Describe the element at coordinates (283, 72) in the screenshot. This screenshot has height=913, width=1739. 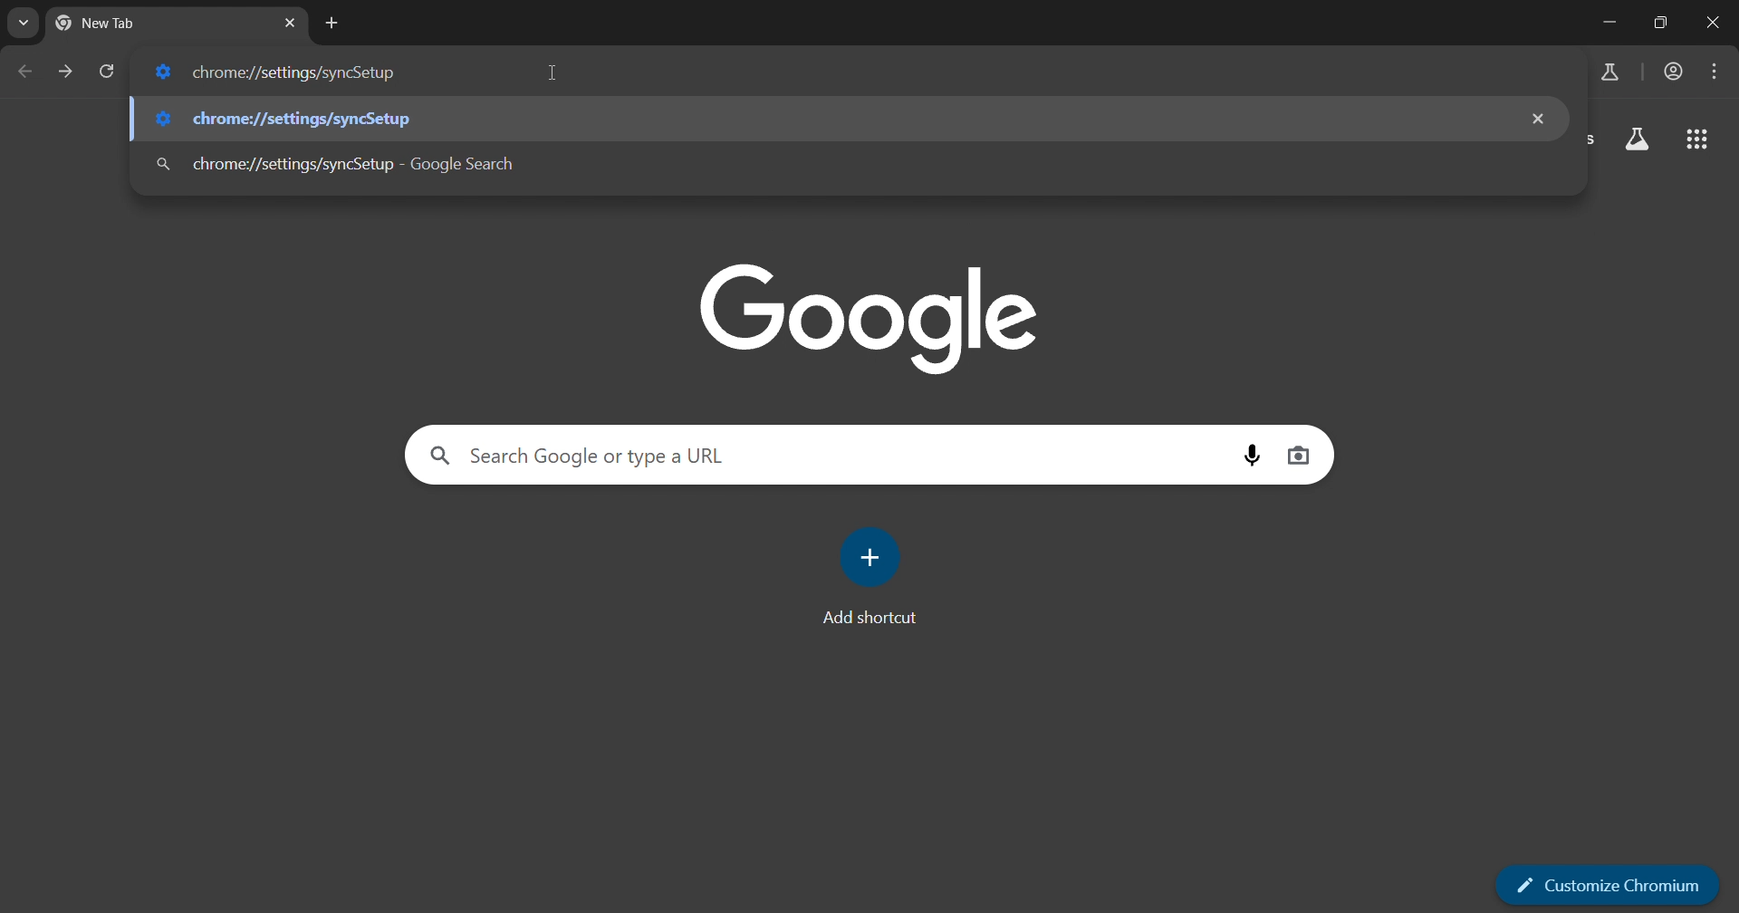
I see `chrome://settingd/syncSetup` at that location.